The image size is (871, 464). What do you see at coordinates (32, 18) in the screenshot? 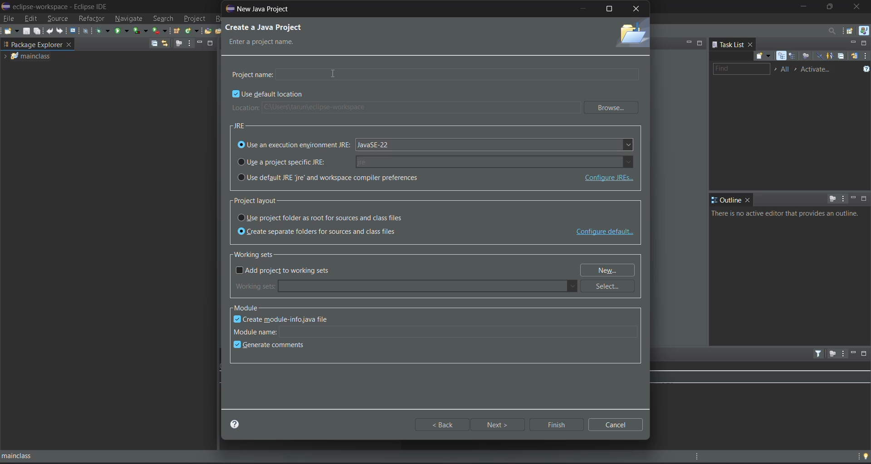
I see `edit` at bounding box center [32, 18].